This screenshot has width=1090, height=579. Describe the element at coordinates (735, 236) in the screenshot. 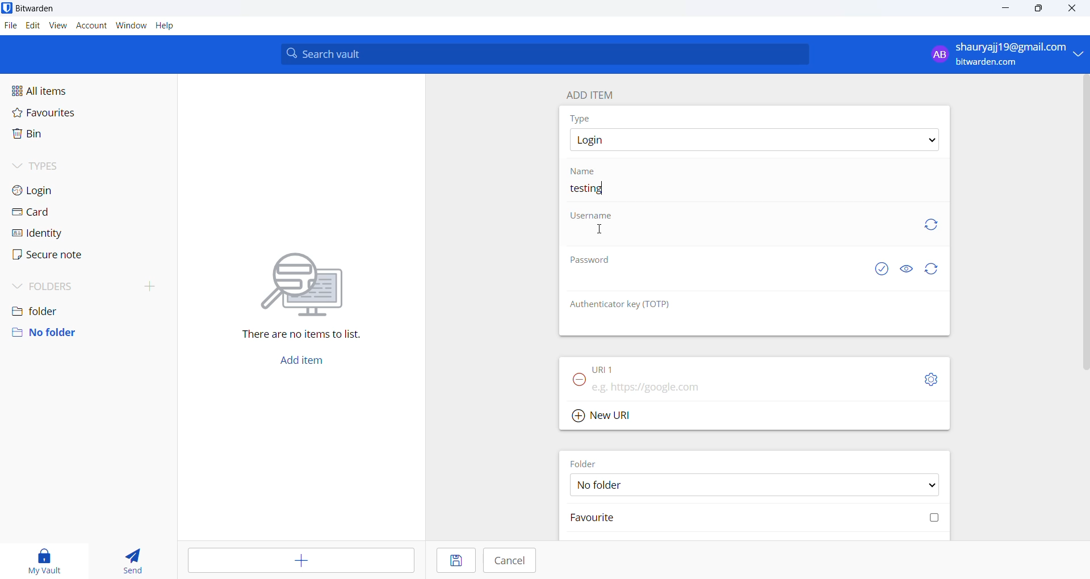

I see `username input box` at that location.